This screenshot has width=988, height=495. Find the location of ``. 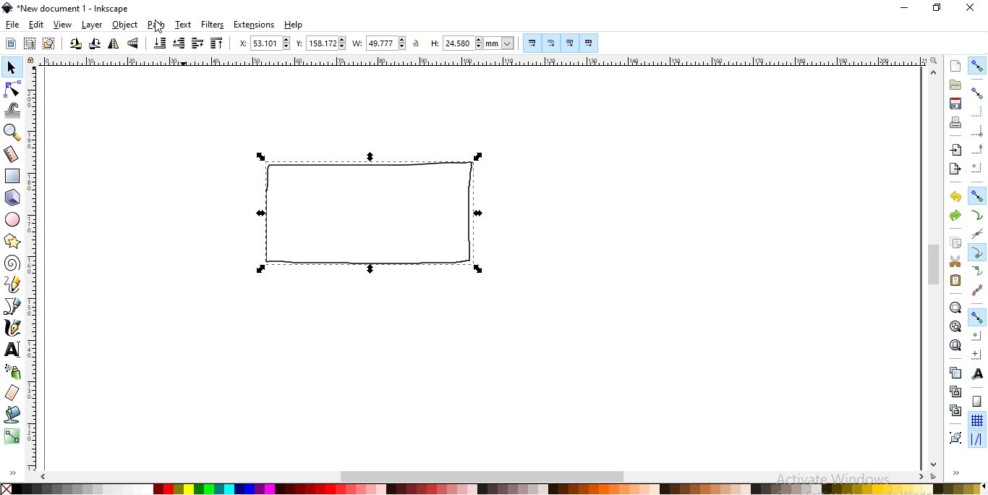

 is located at coordinates (533, 45).